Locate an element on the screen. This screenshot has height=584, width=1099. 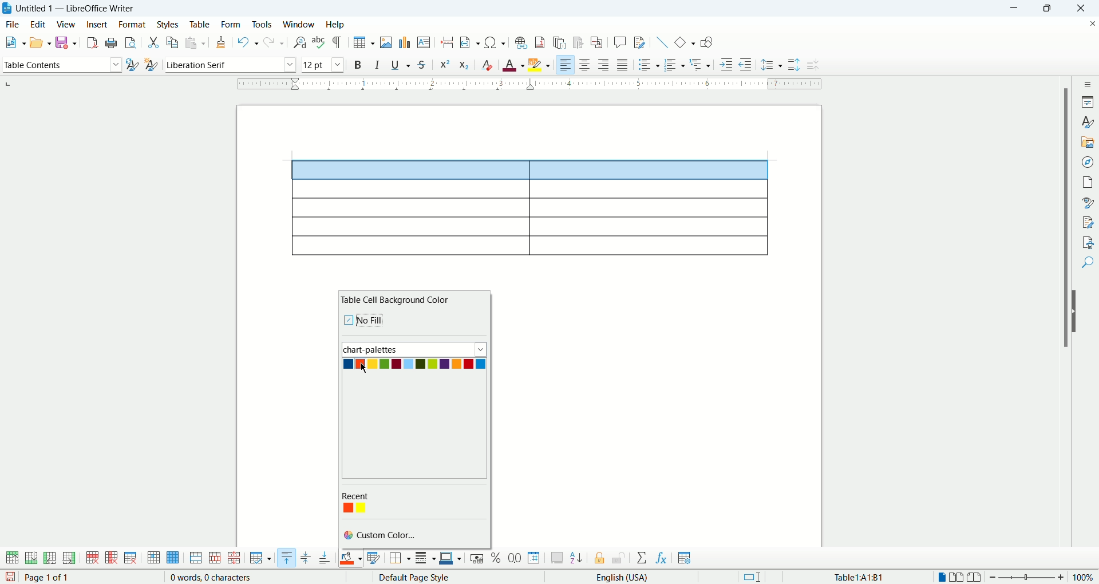
format is located at coordinates (132, 24).